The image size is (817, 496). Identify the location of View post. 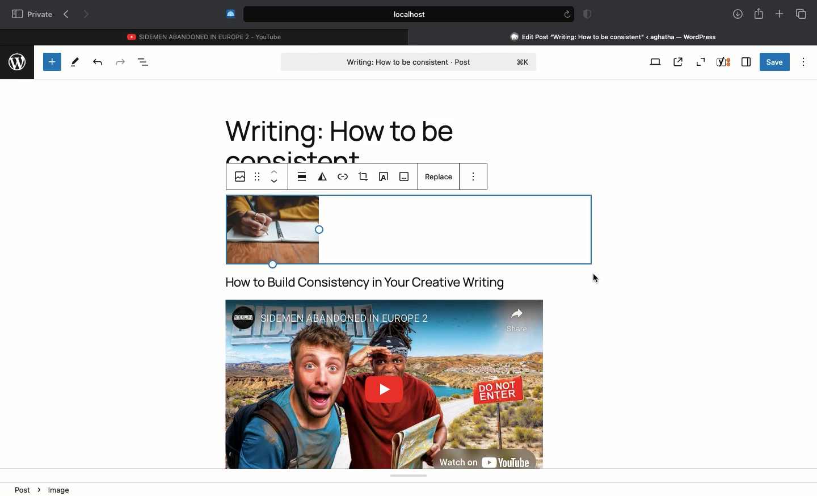
(678, 61).